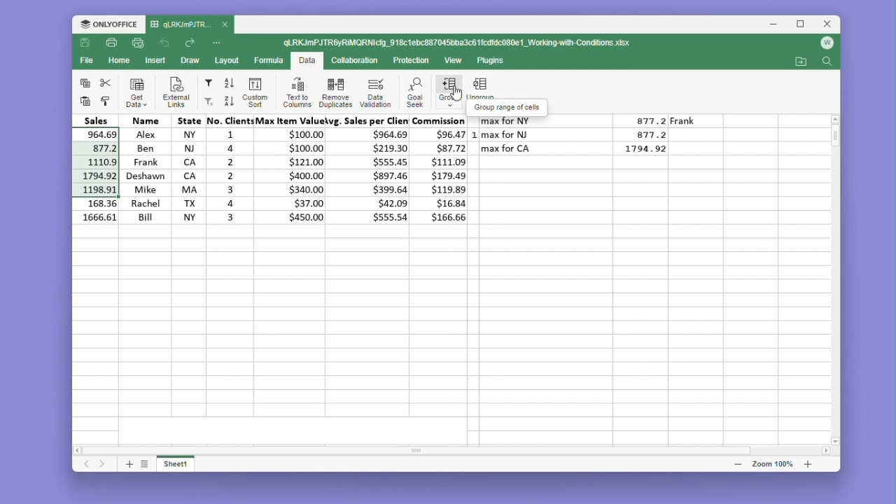  I want to click on next sheet, so click(104, 465).